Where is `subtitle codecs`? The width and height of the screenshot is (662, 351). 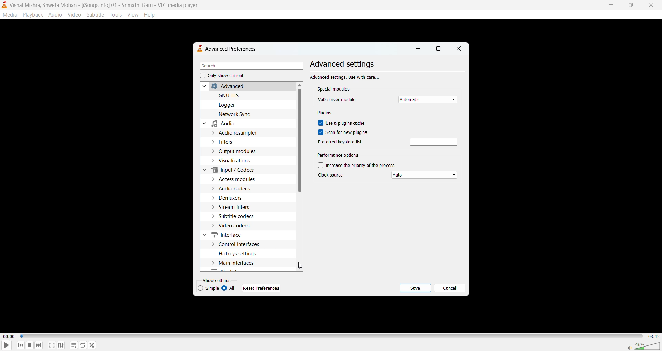
subtitle codecs is located at coordinates (237, 216).